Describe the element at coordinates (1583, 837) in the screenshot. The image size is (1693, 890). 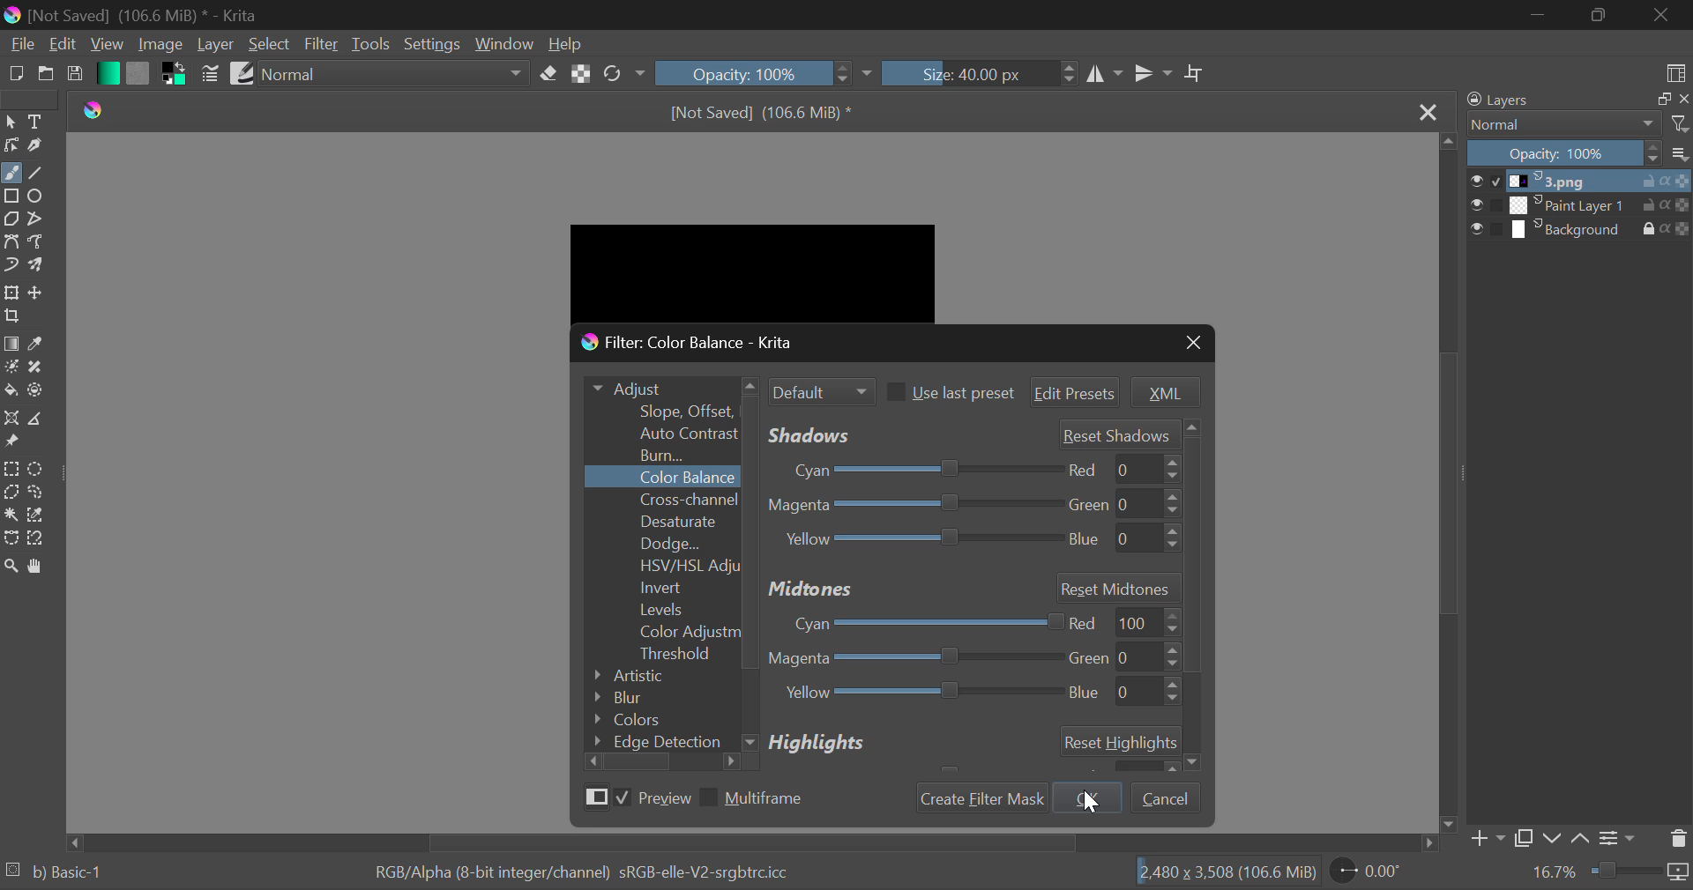
I see `Move Layer Up` at that location.